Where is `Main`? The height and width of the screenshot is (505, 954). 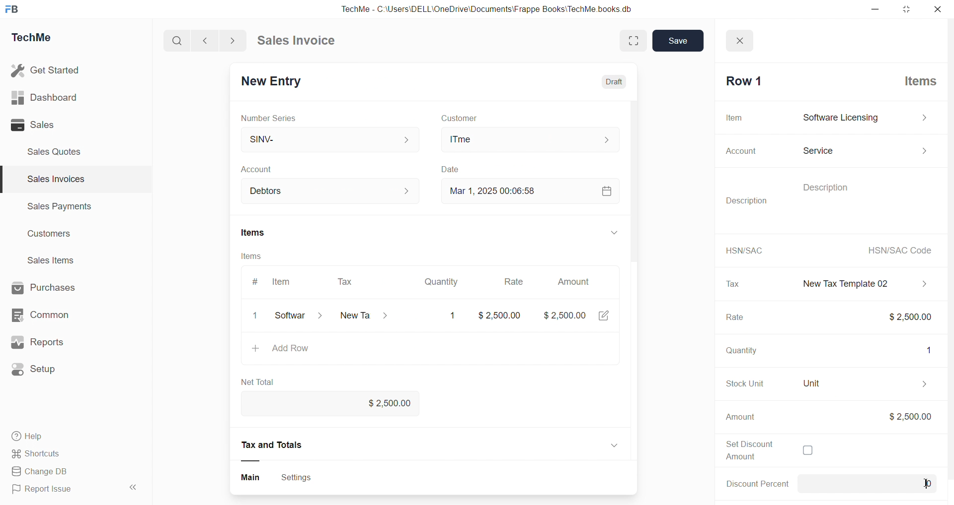 Main is located at coordinates (249, 476).